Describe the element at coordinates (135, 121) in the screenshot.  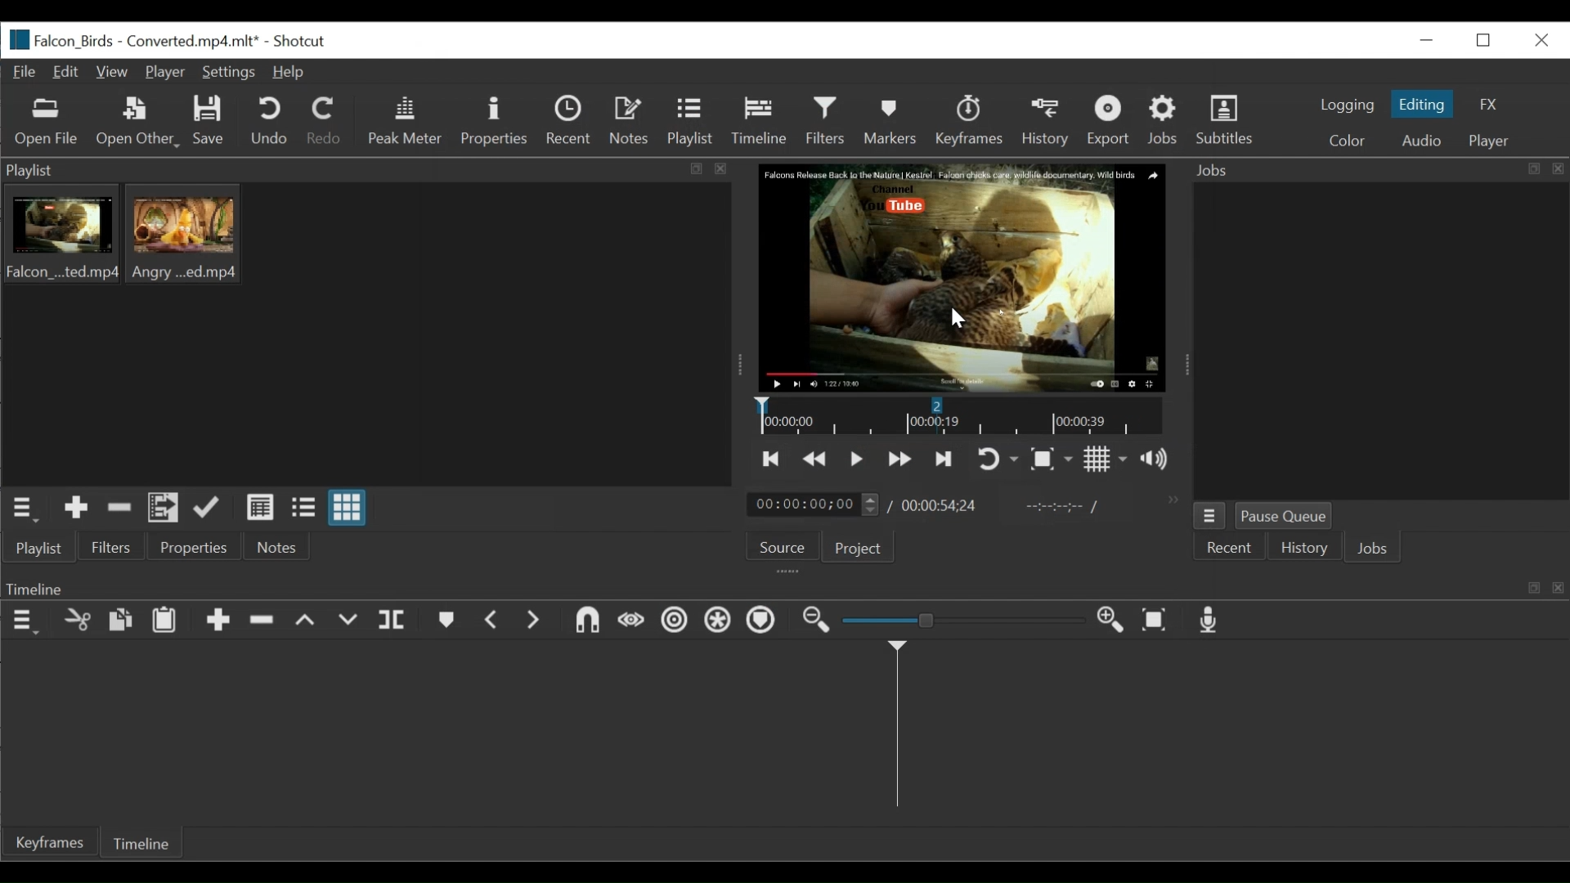
I see `Open Other` at that location.